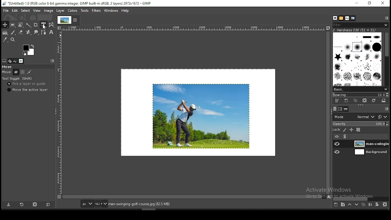 Image resolution: width=391 pixels, height=220 pixels. Describe the element at coordinates (36, 25) in the screenshot. I see `crop tool` at that location.